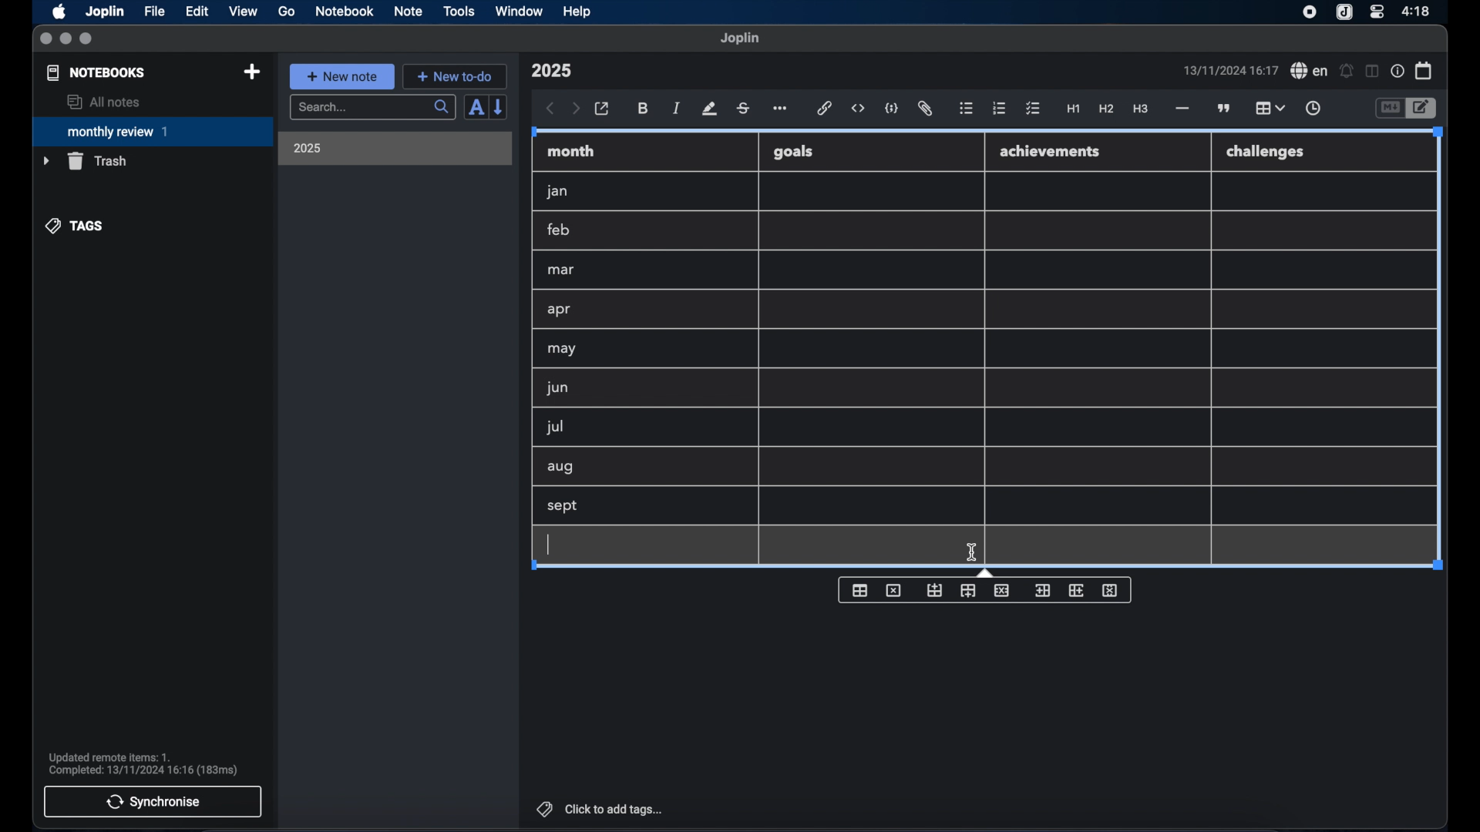 The height and width of the screenshot is (832, 1480). Describe the element at coordinates (709, 109) in the screenshot. I see `highlight` at that location.